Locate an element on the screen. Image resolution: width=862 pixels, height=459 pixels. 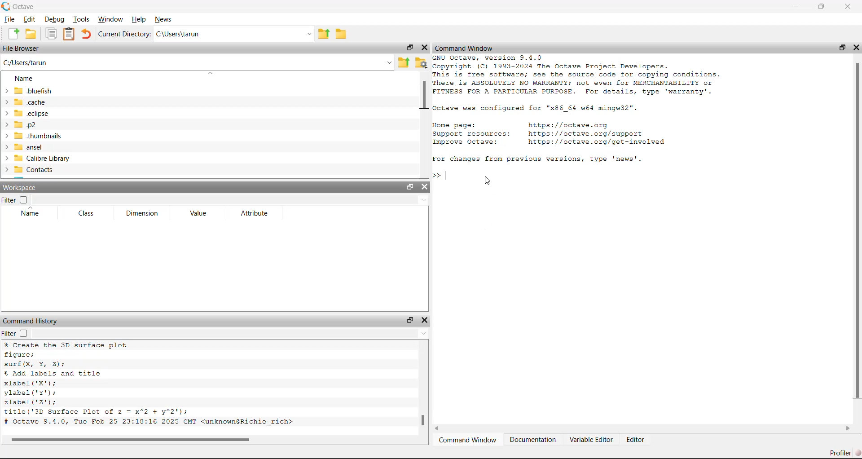
Workspace is located at coordinates (19, 187).